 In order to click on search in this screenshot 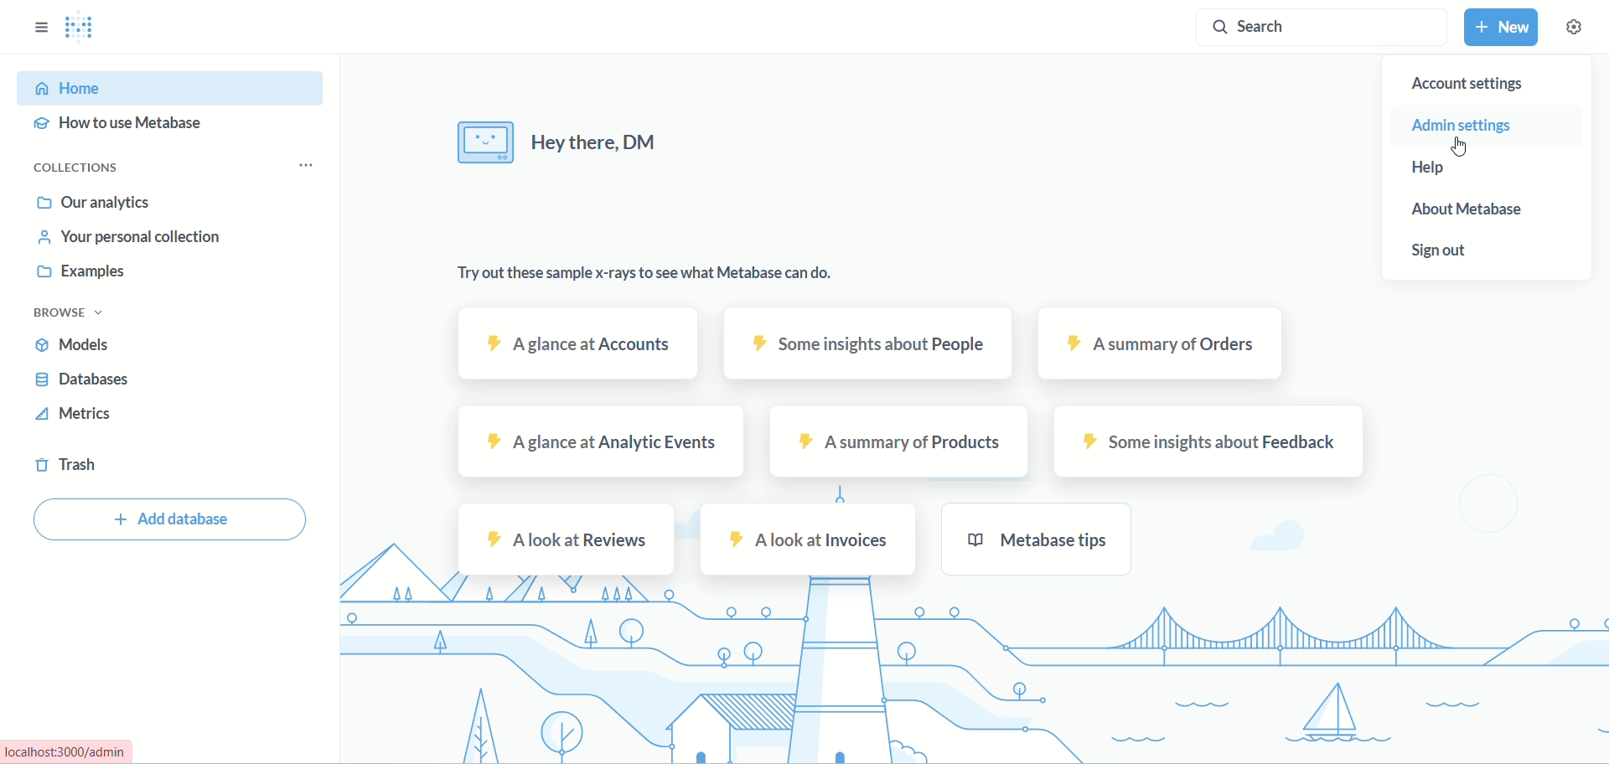, I will do `click(1320, 28)`.